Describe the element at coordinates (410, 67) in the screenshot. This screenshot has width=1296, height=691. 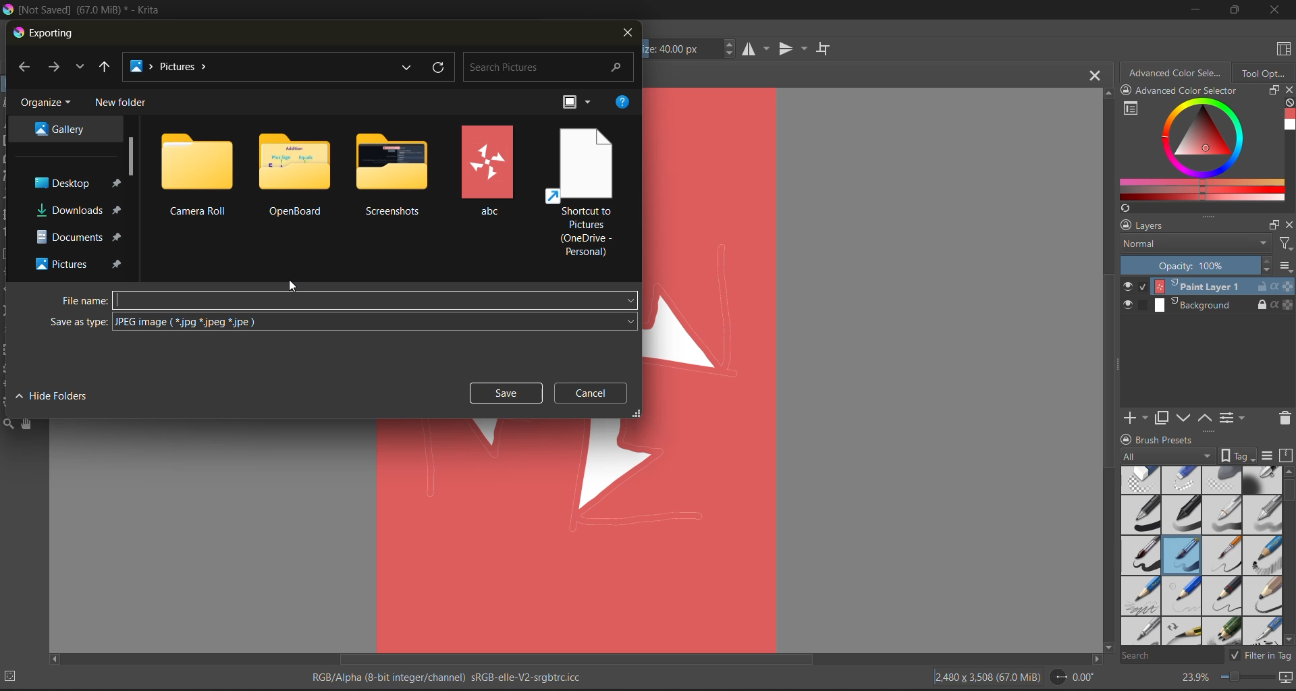
I see `recent` at that location.